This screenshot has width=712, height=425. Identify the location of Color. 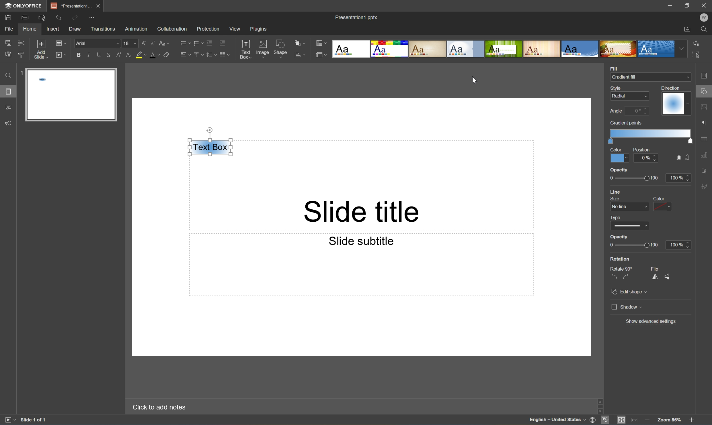
(616, 149).